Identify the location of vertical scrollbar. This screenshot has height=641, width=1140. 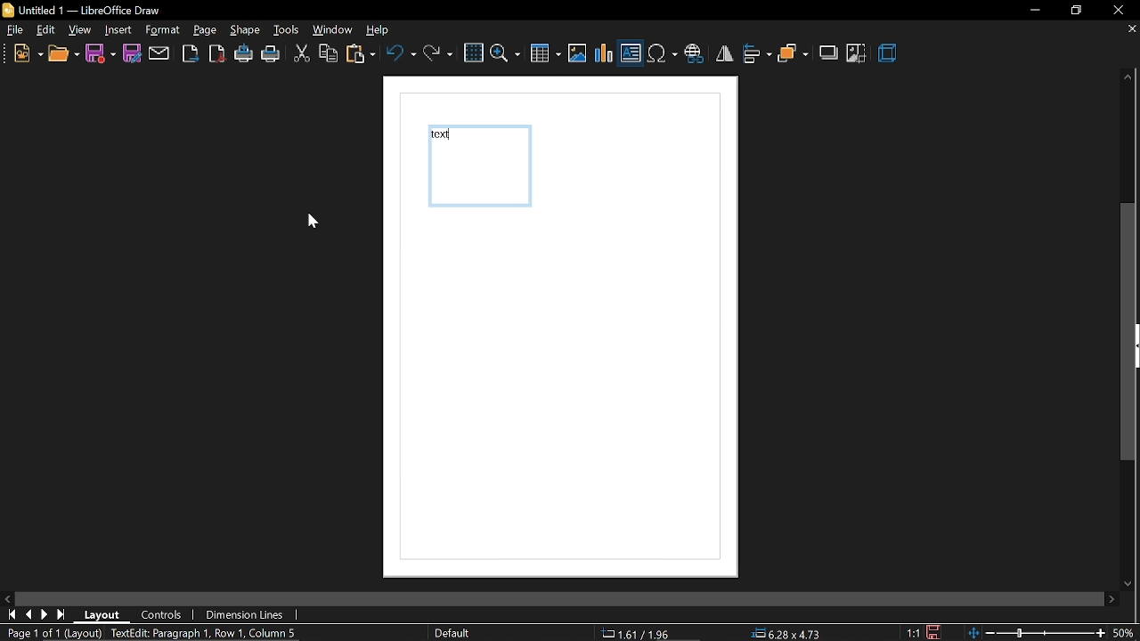
(1129, 332).